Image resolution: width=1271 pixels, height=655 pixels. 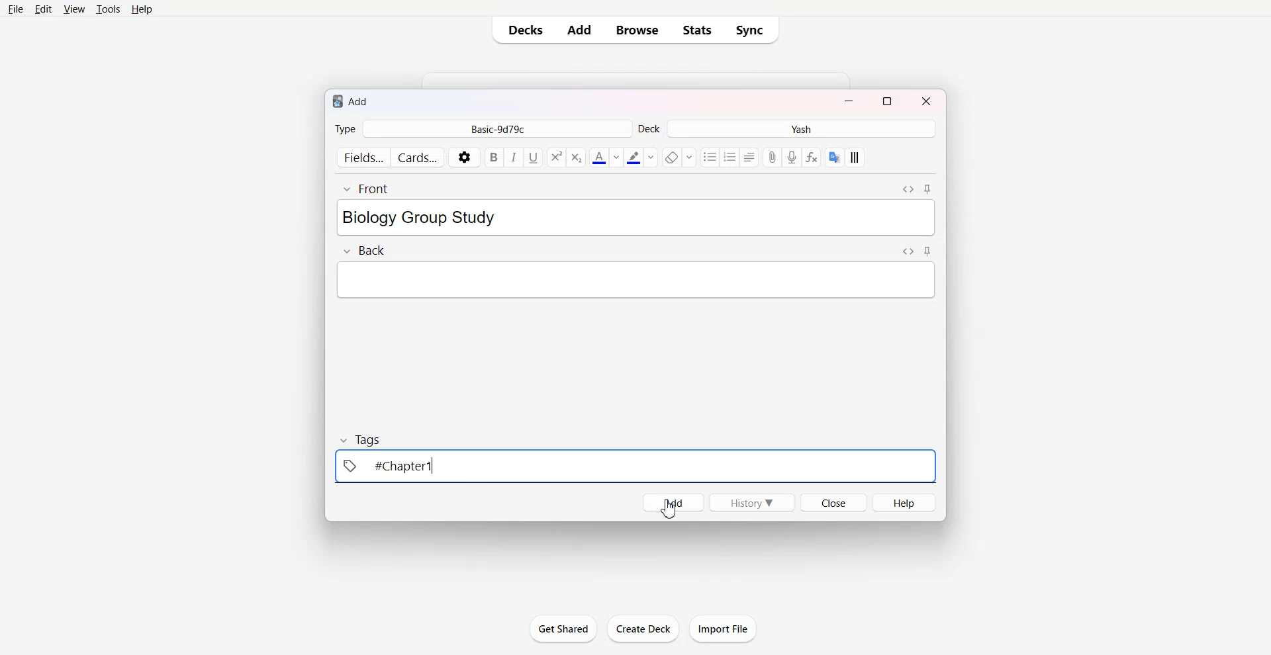 I want to click on Highlight Text Color, so click(x=641, y=157).